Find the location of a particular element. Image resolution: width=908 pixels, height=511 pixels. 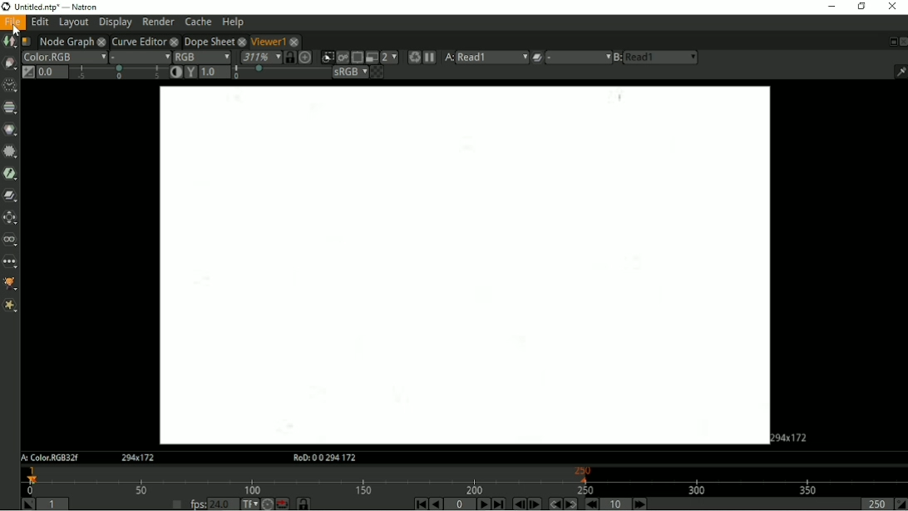

Switch between "neutral" 1.0 gain f-stop and the previous setting is located at coordinates (28, 72).